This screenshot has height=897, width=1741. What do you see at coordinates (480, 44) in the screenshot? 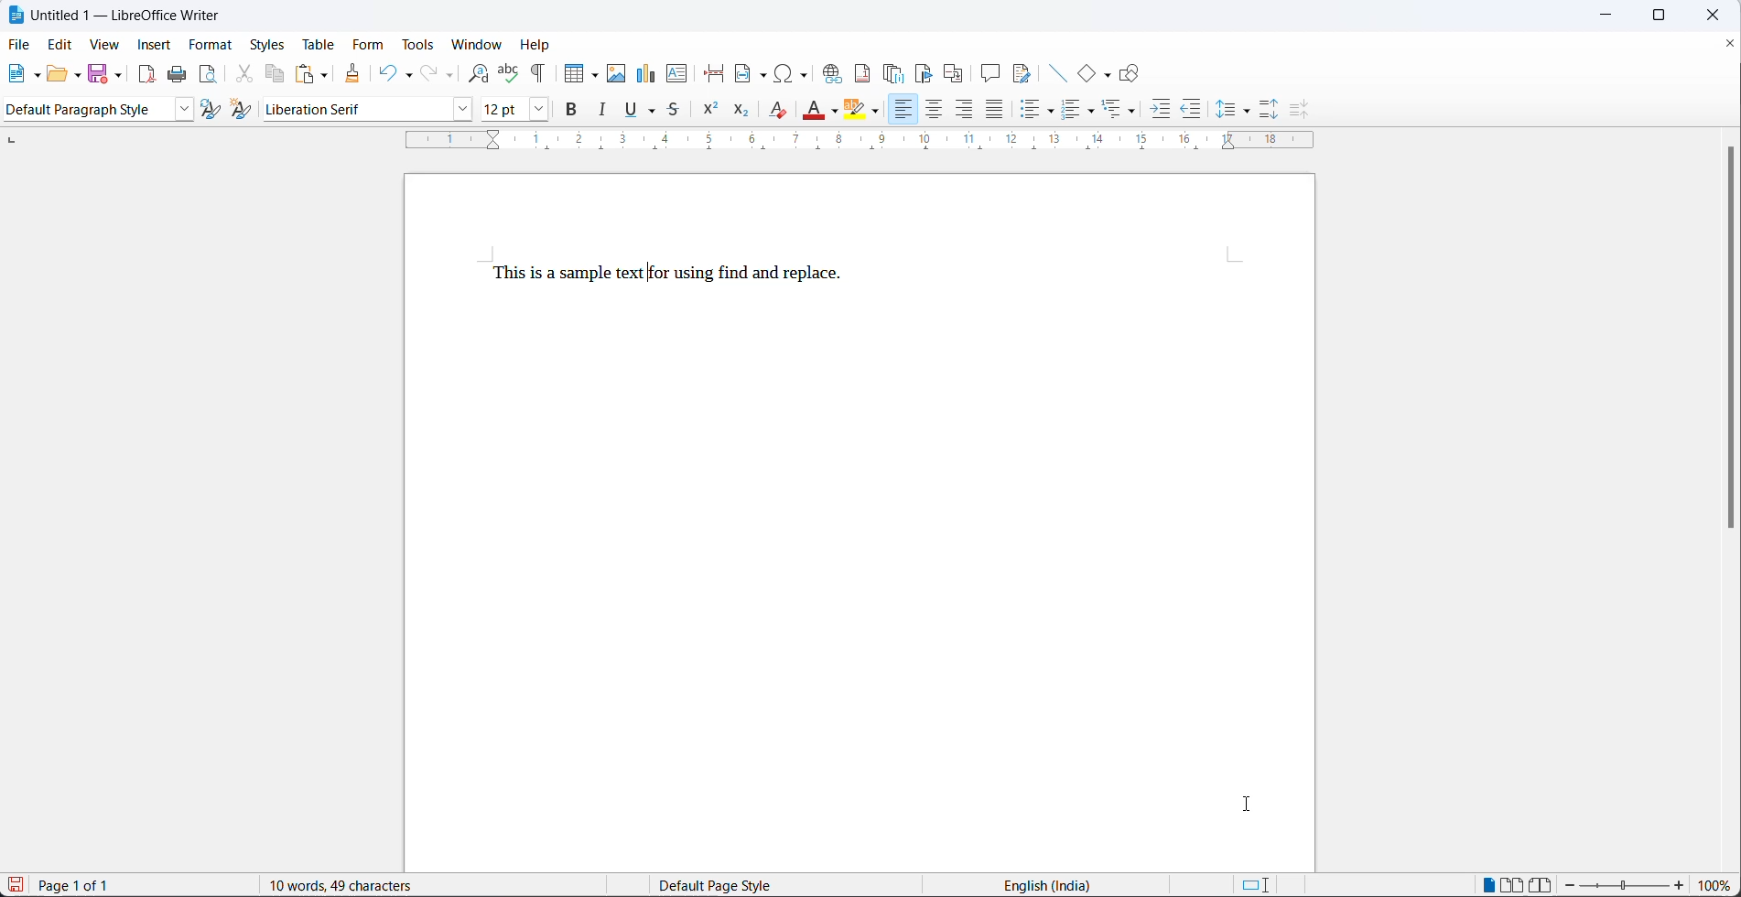
I see `window` at bounding box center [480, 44].